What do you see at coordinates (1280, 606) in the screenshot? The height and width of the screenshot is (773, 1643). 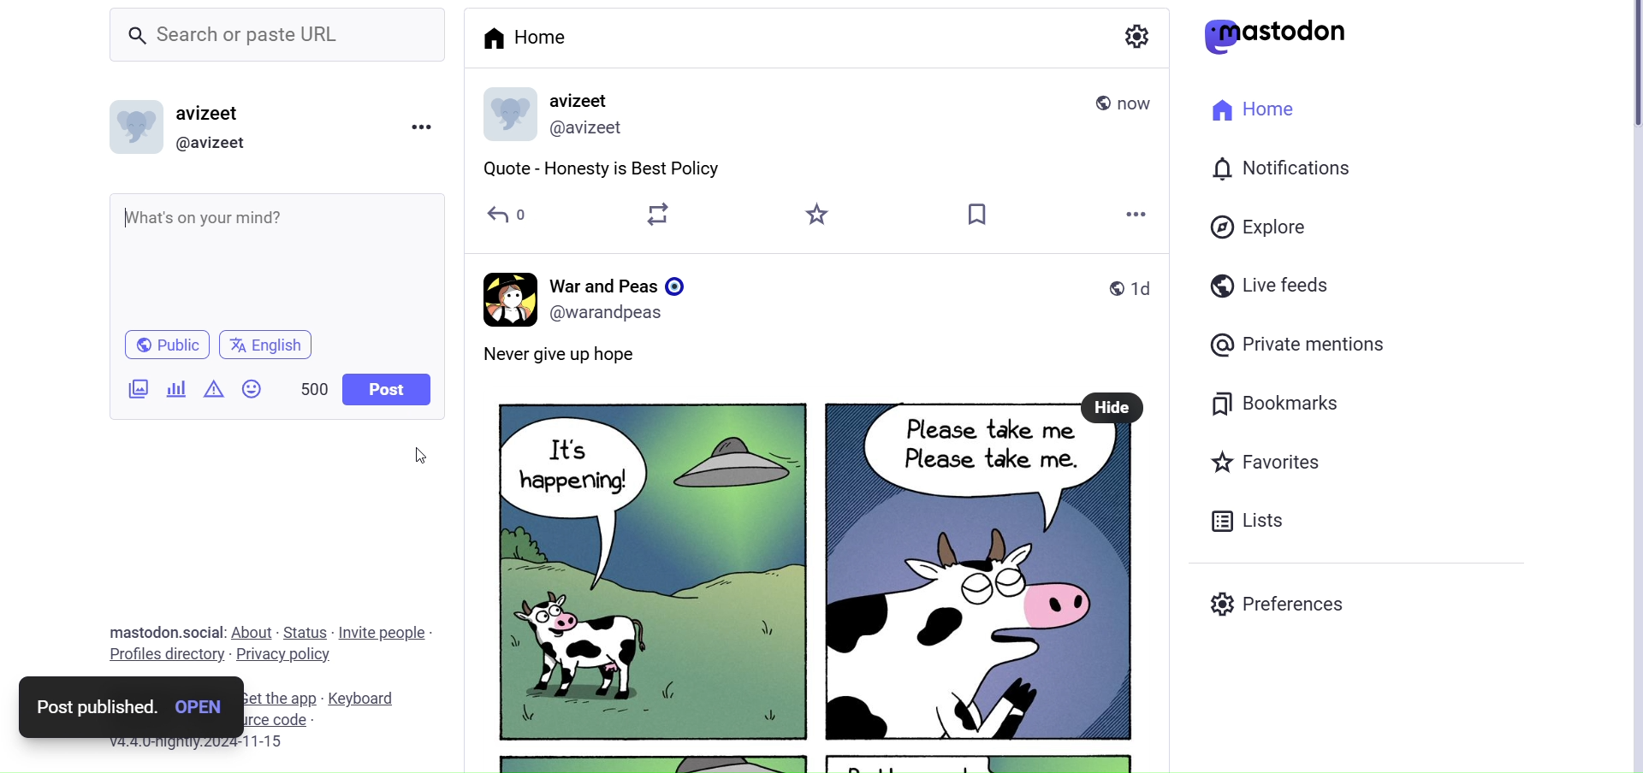 I see `Preferences` at bounding box center [1280, 606].